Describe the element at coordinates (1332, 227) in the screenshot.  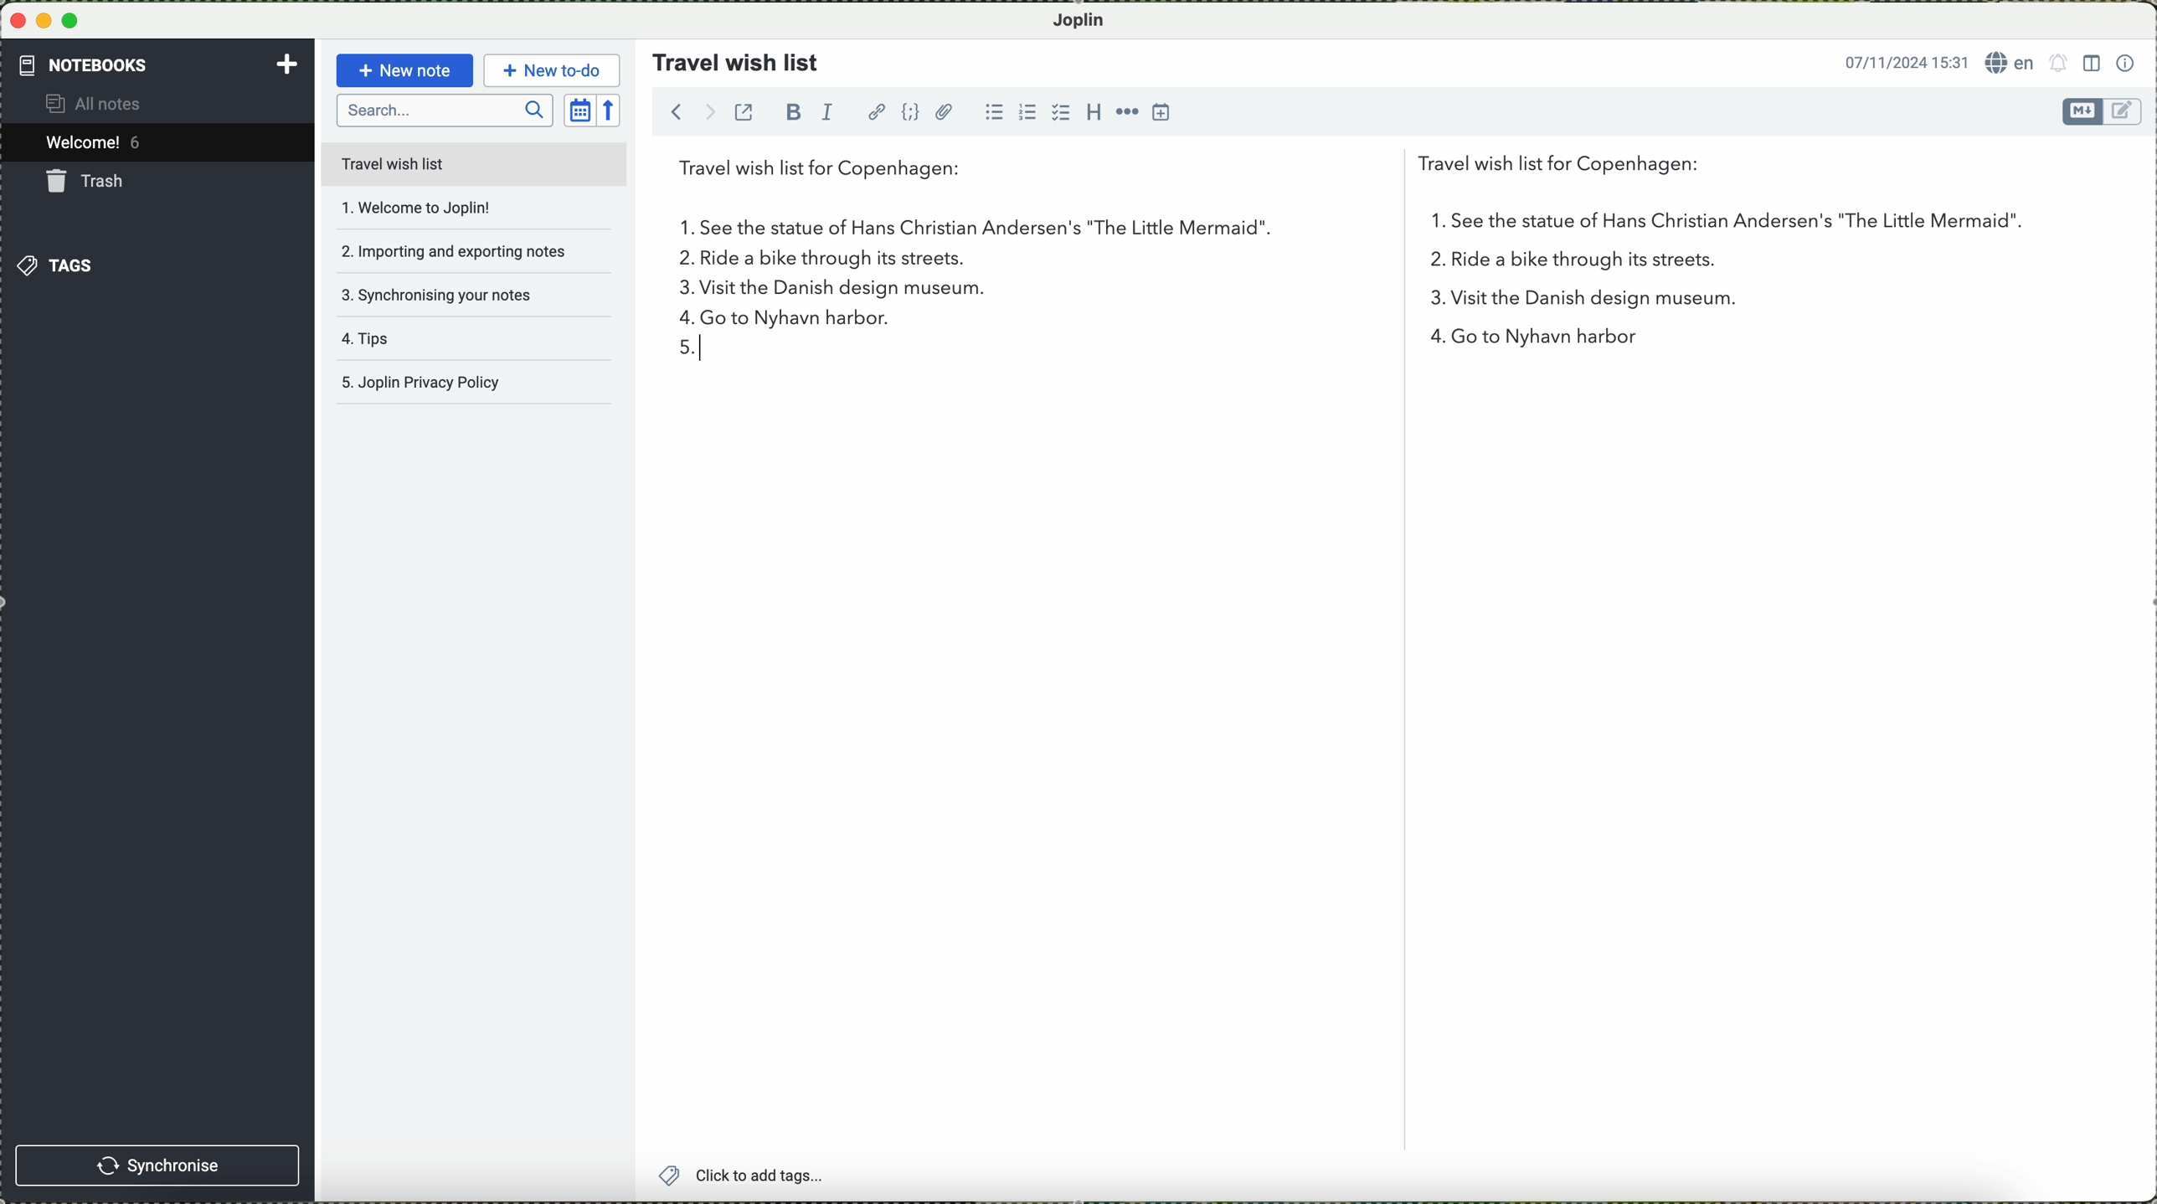
I see `first point` at that location.